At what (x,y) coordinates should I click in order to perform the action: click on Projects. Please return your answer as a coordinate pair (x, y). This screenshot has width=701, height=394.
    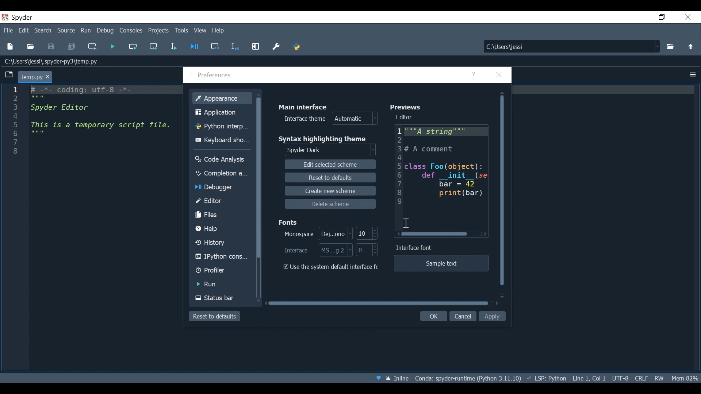
    Looking at the image, I should click on (158, 31).